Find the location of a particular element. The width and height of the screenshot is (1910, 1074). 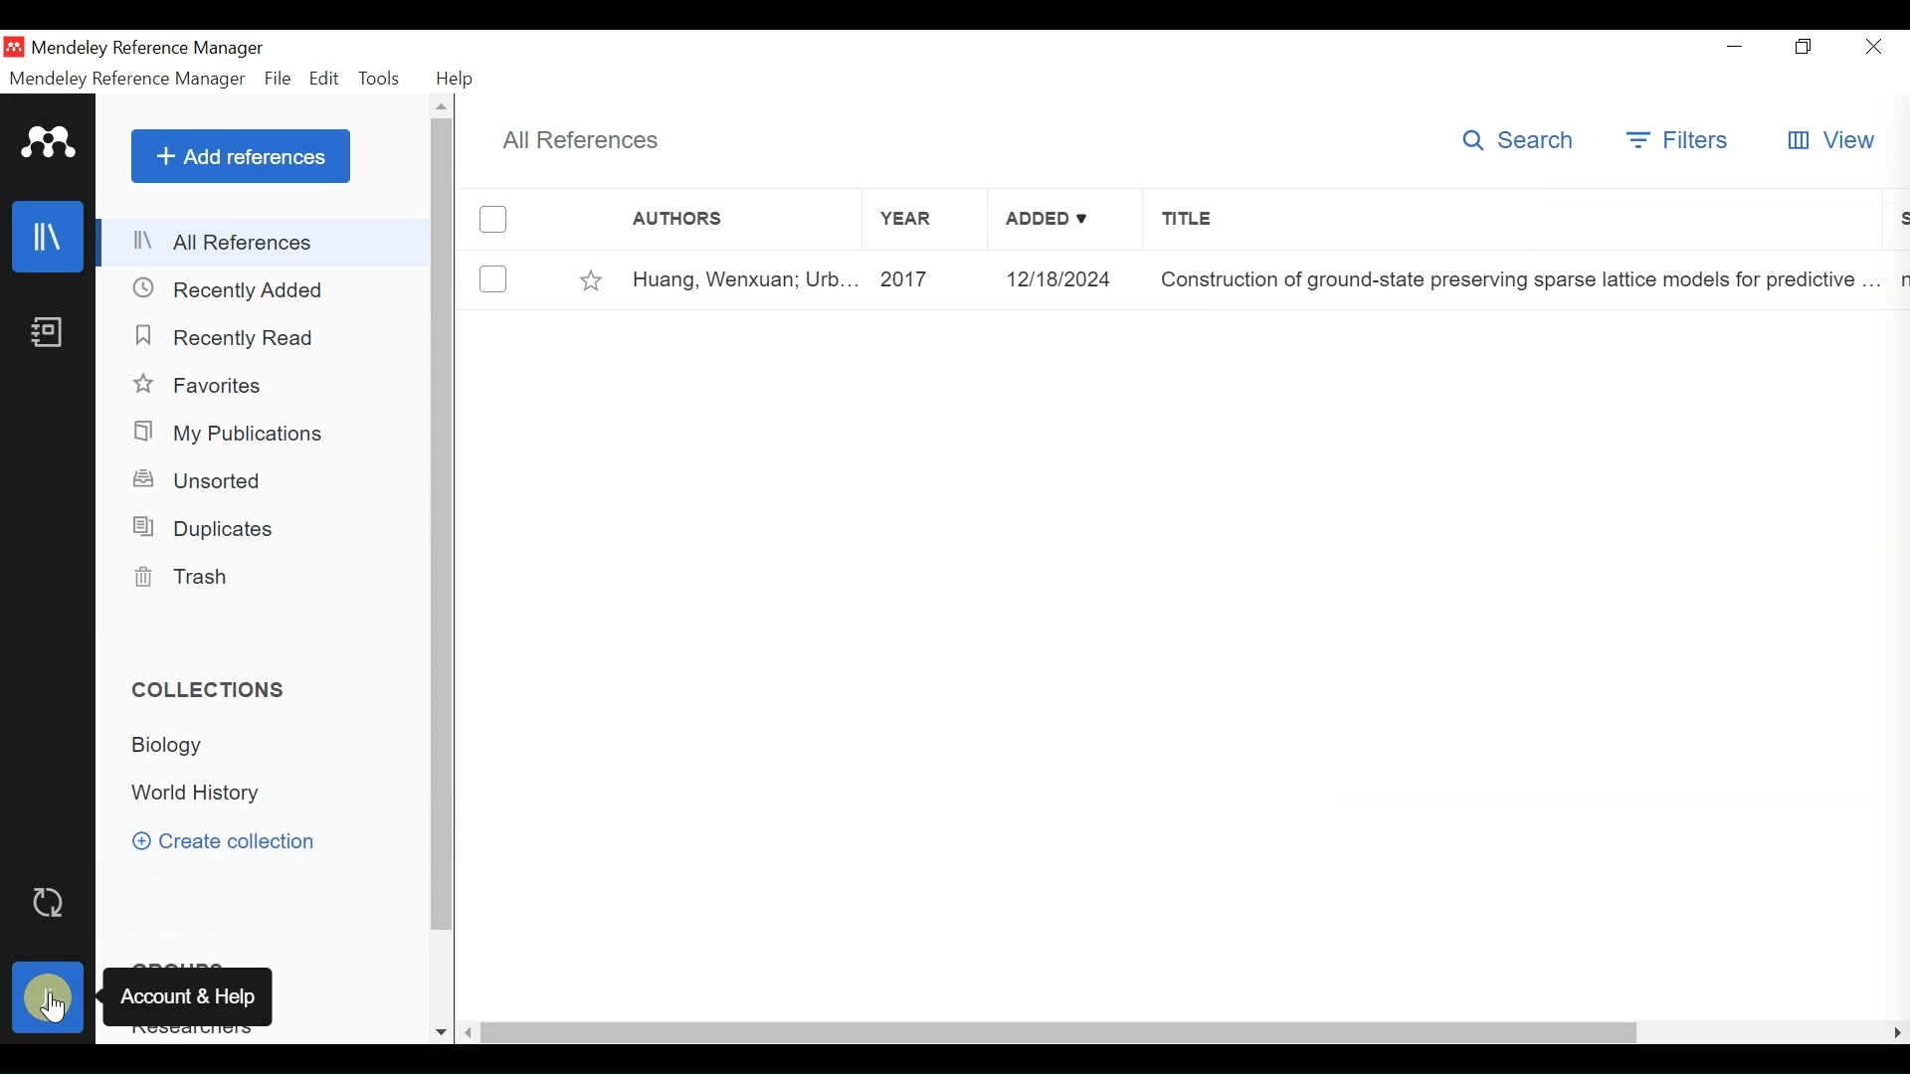

Sync is located at coordinates (50, 903).